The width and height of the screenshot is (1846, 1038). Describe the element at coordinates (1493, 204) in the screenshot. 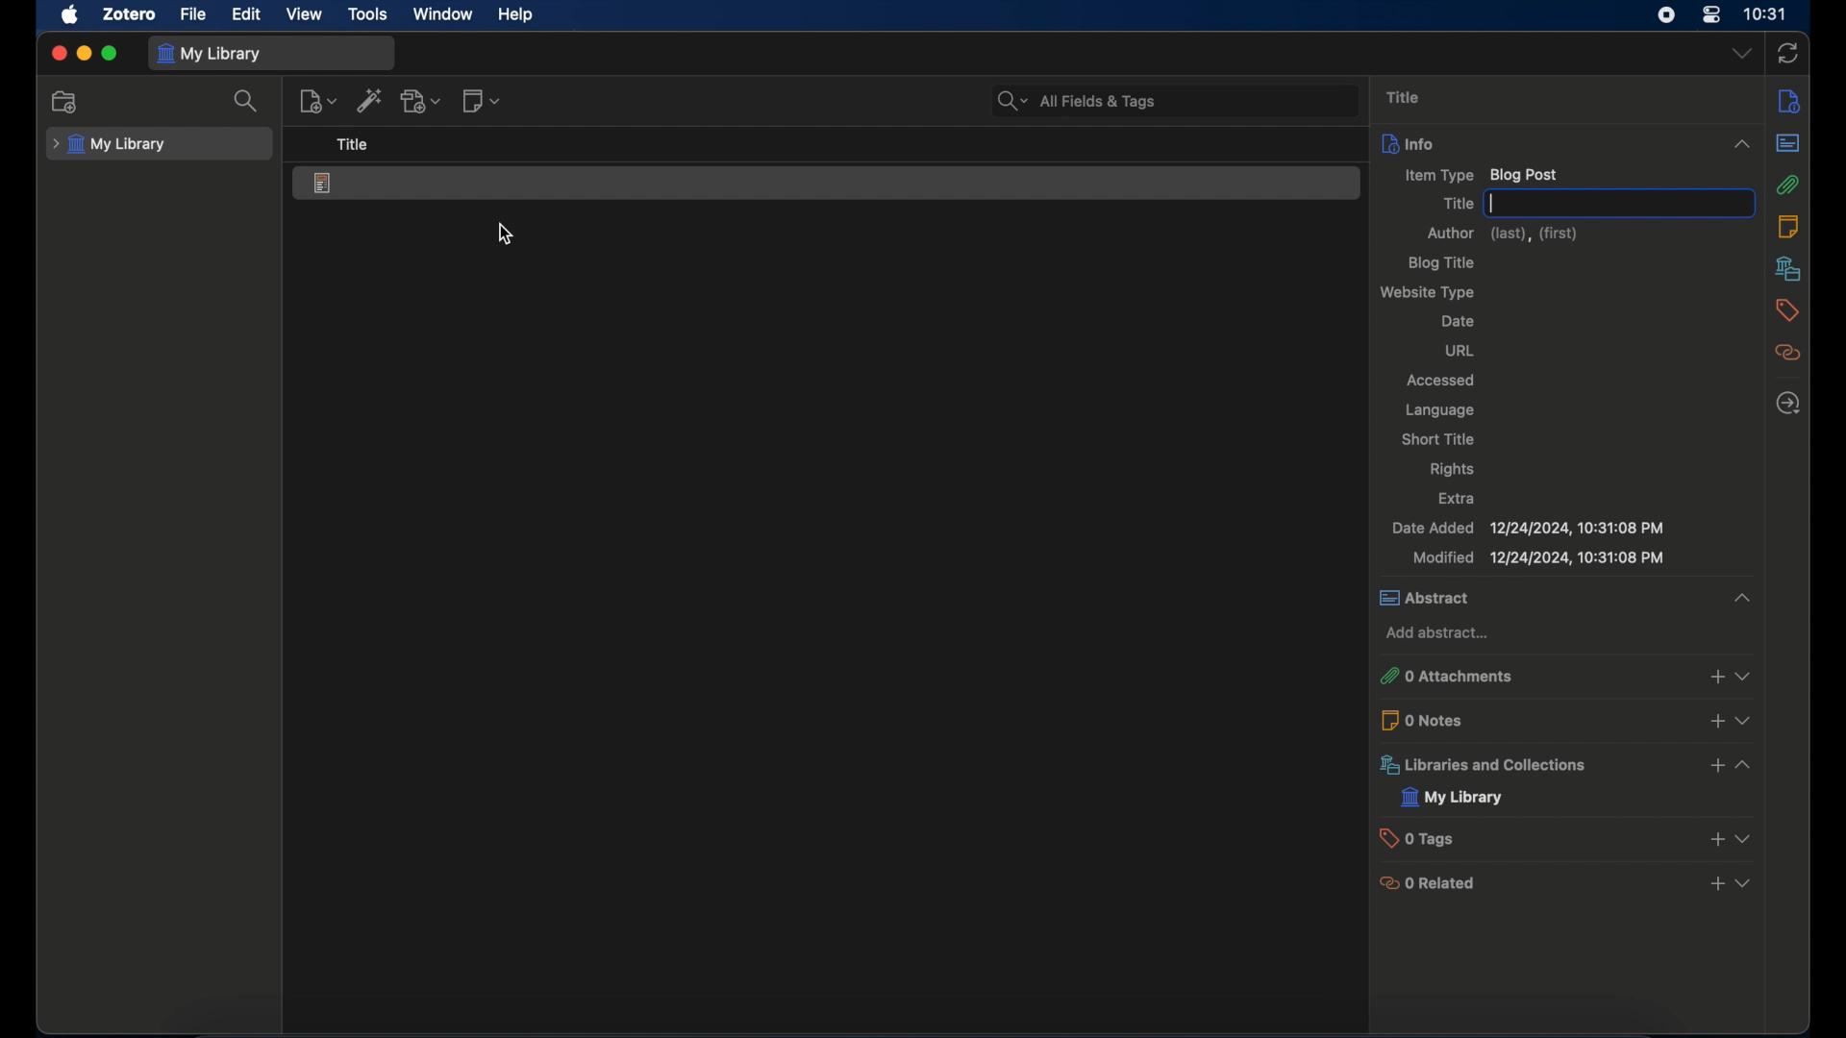

I see `text cursor` at that location.